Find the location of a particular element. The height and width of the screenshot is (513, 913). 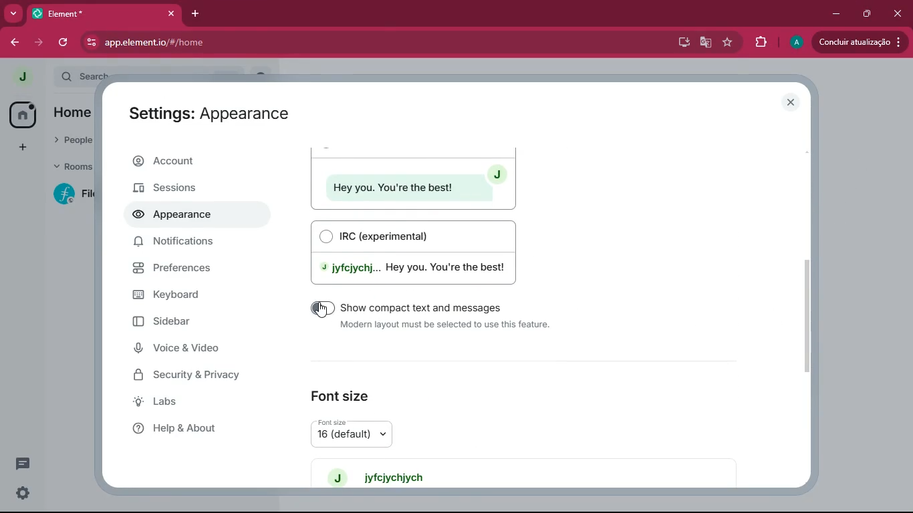

appearance is located at coordinates (177, 216).